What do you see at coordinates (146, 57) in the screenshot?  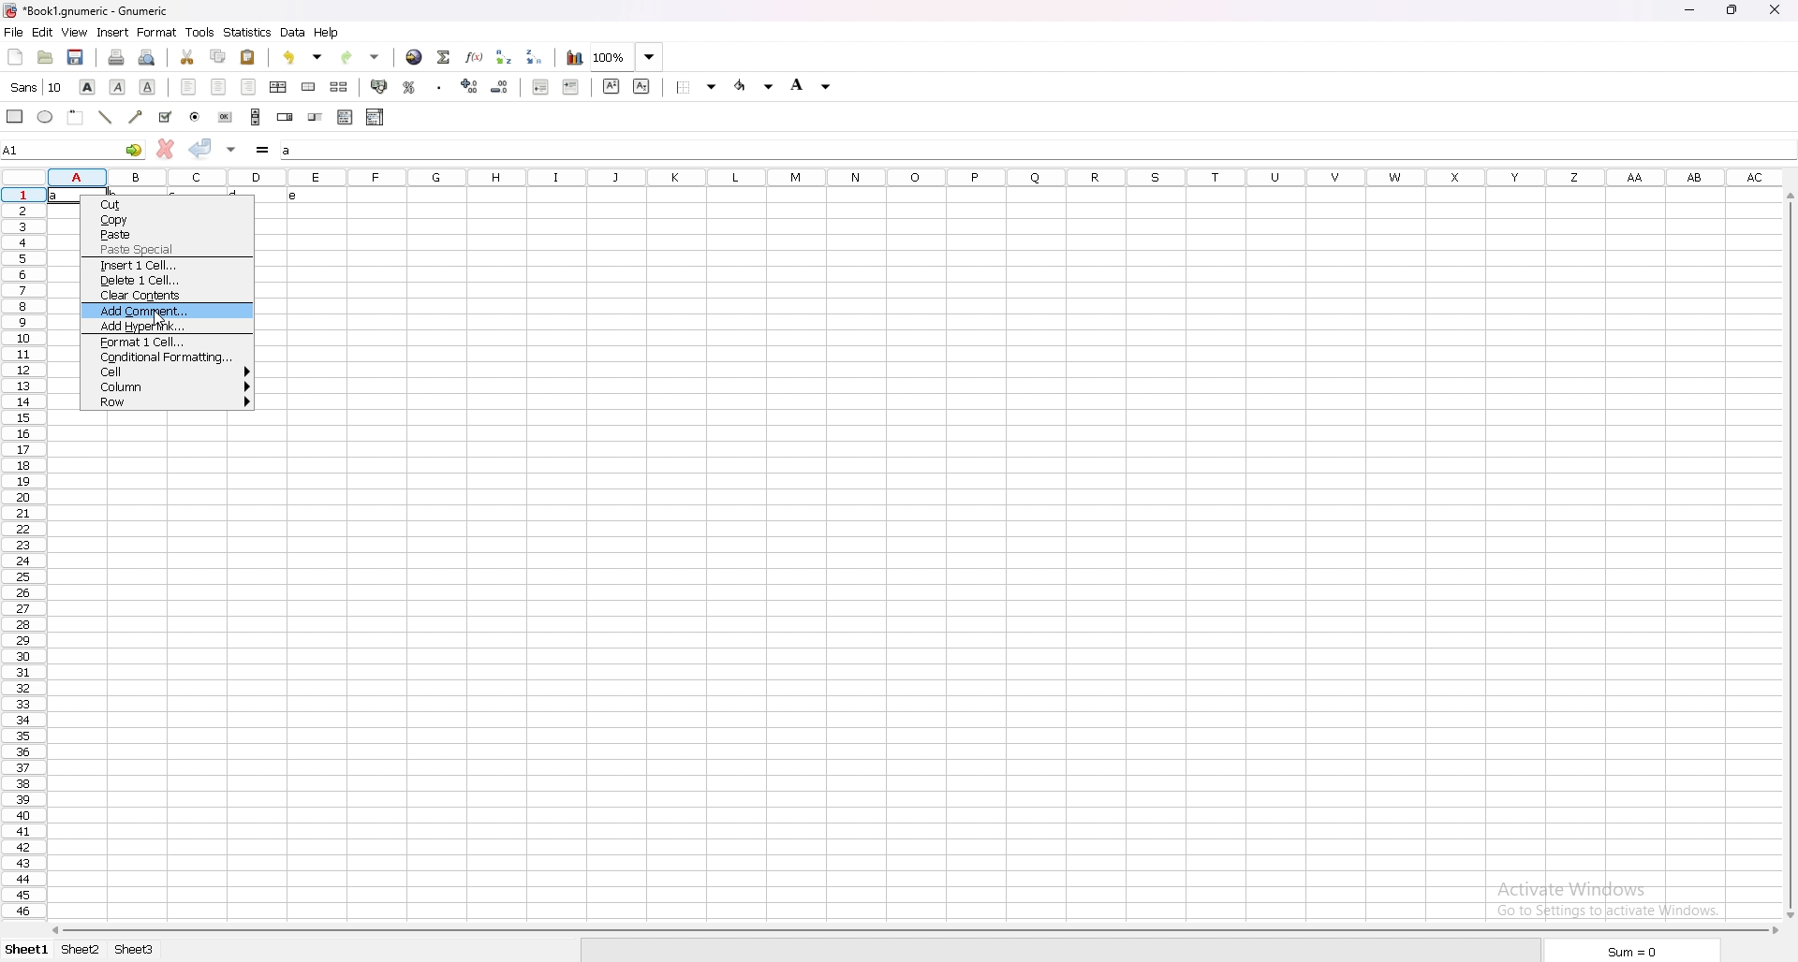 I see `print preview` at bounding box center [146, 57].